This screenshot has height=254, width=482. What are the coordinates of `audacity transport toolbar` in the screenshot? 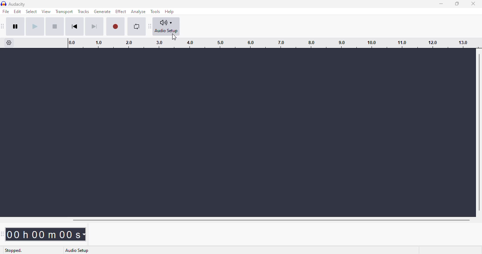 It's located at (3, 26).